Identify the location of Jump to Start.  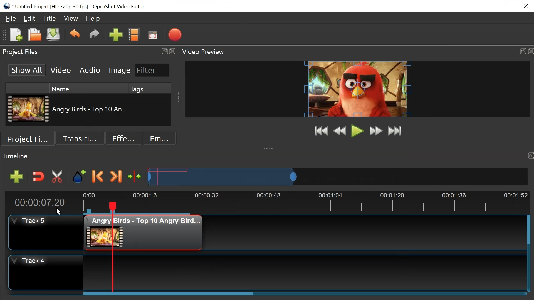
(321, 131).